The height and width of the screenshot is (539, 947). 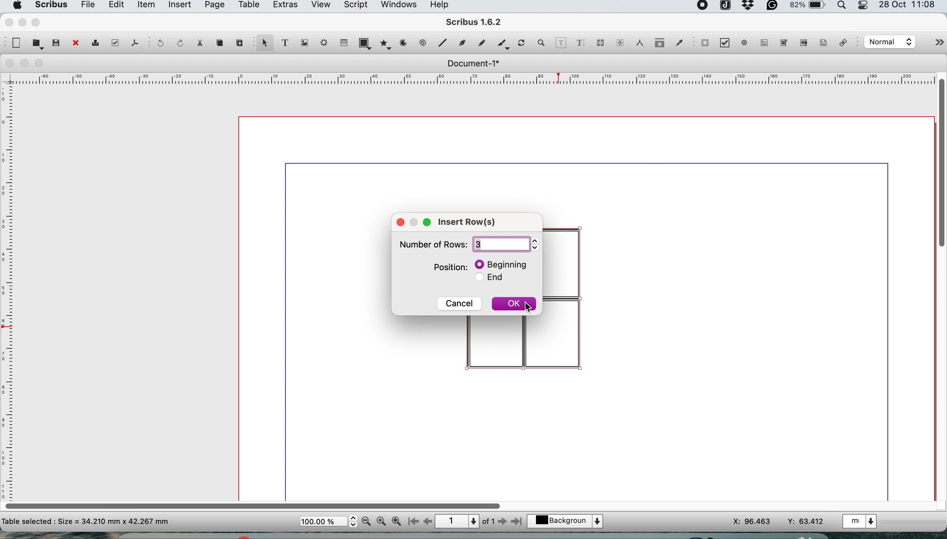 What do you see at coordinates (38, 44) in the screenshot?
I see `open` at bounding box center [38, 44].